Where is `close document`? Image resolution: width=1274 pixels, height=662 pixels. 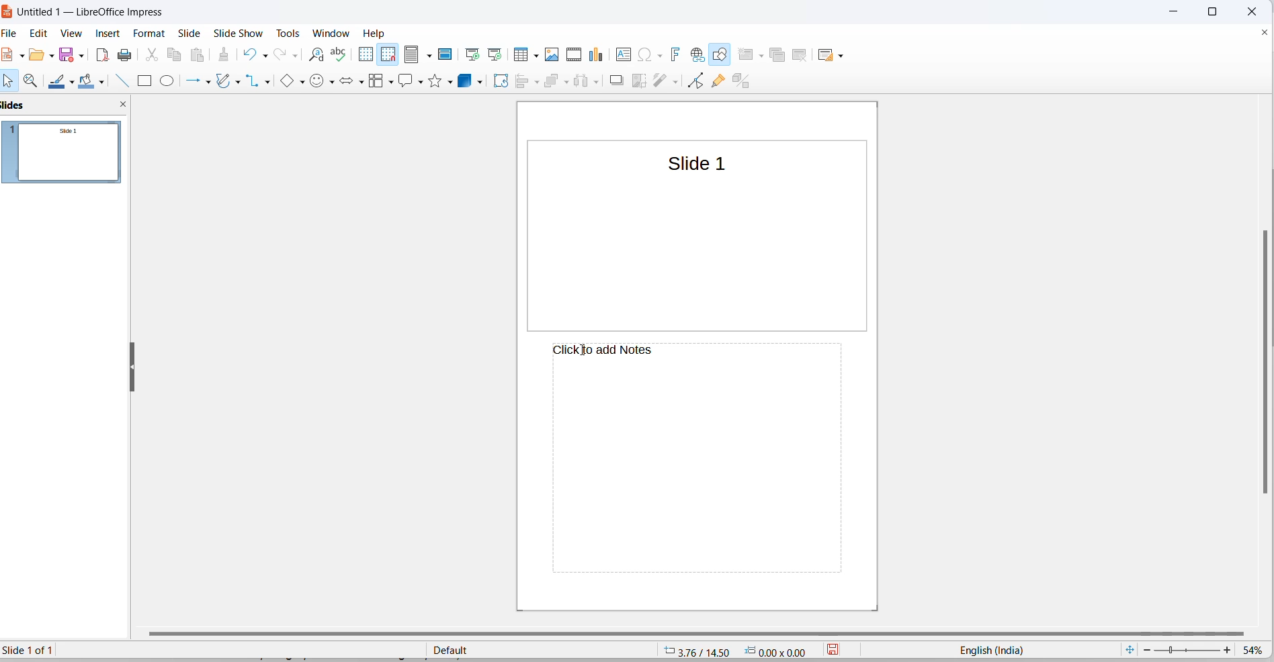
close document is located at coordinates (1265, 33).